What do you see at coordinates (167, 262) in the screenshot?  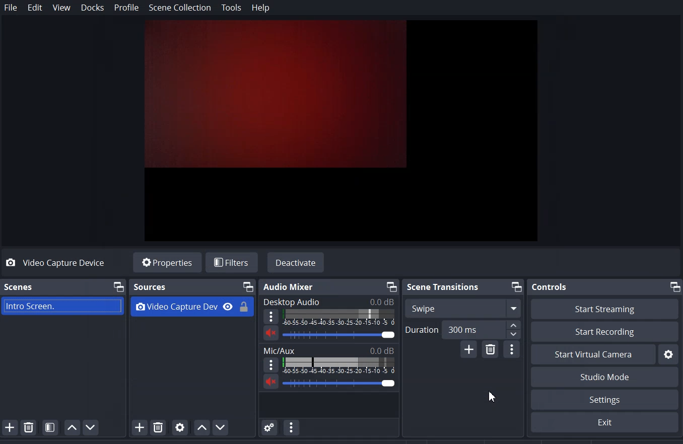 I see `Properties` at bounding box center [167, 262].